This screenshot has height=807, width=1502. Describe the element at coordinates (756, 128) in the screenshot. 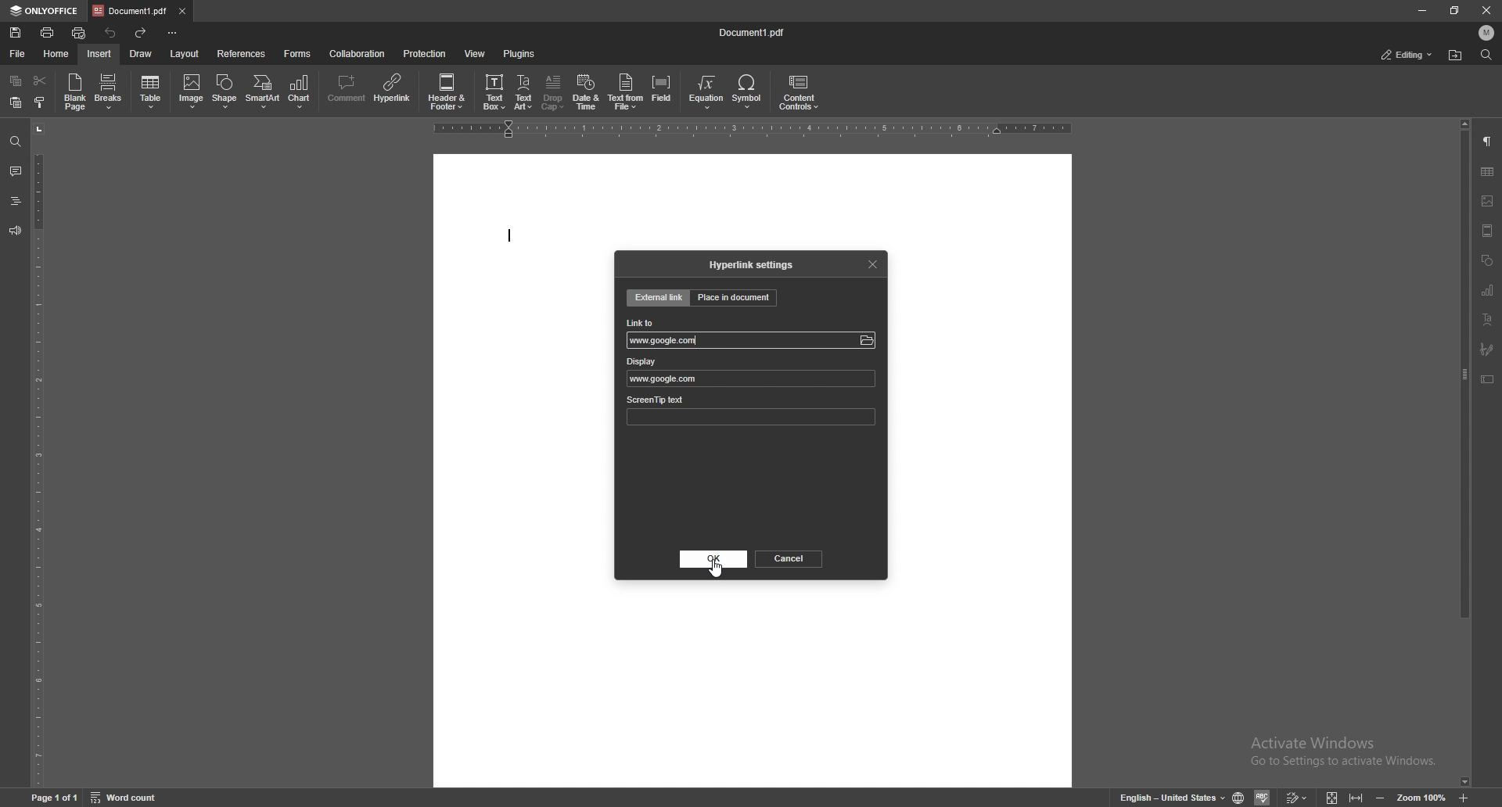

I see `horizontal scale` at that location.